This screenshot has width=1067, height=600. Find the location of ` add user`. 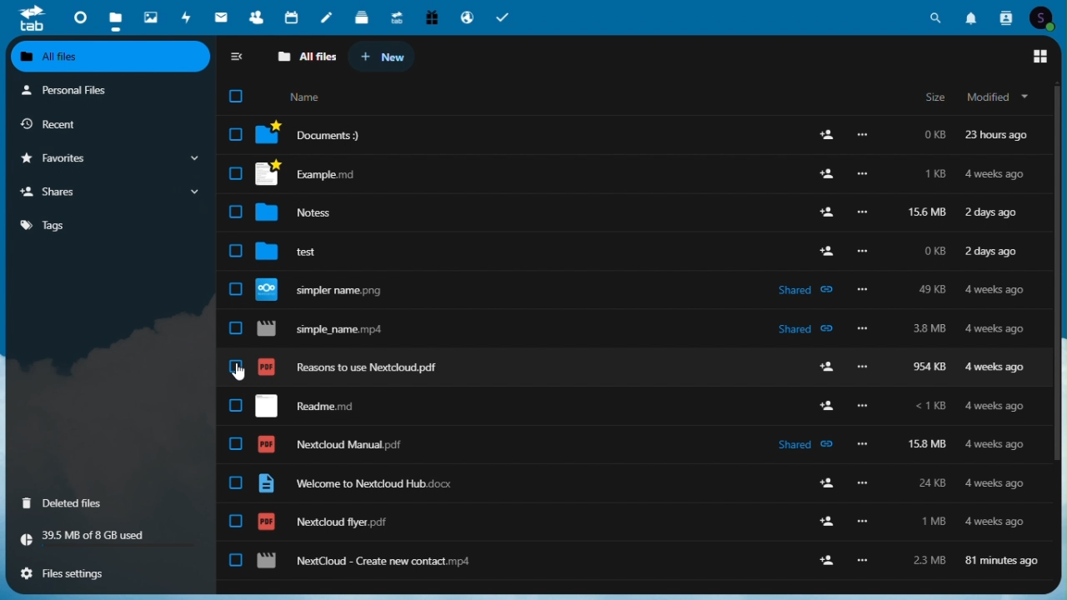

 add user is located at coordinates (825, 134).